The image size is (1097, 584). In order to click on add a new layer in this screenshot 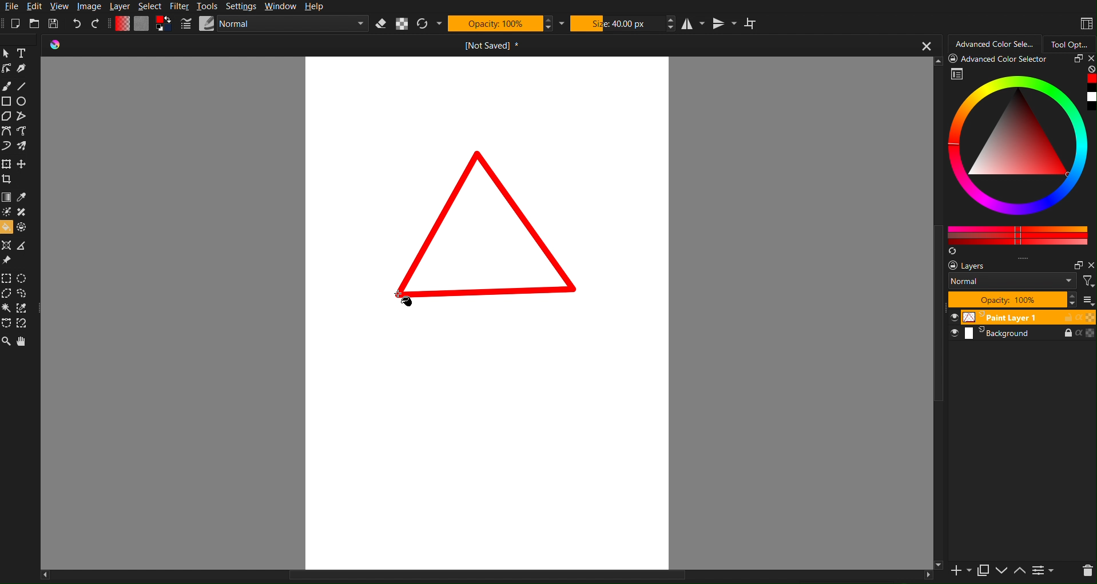, I will do `click(959, 571)`.